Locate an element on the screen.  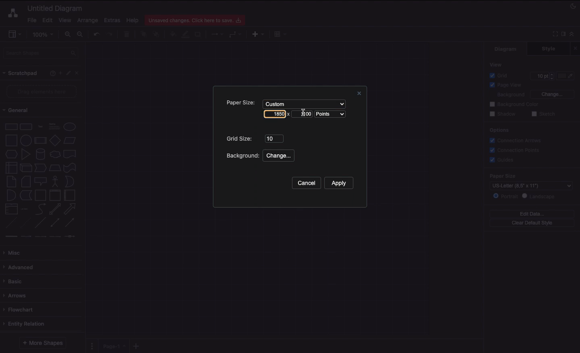
Zoom in is located at coordinates (67, 35).